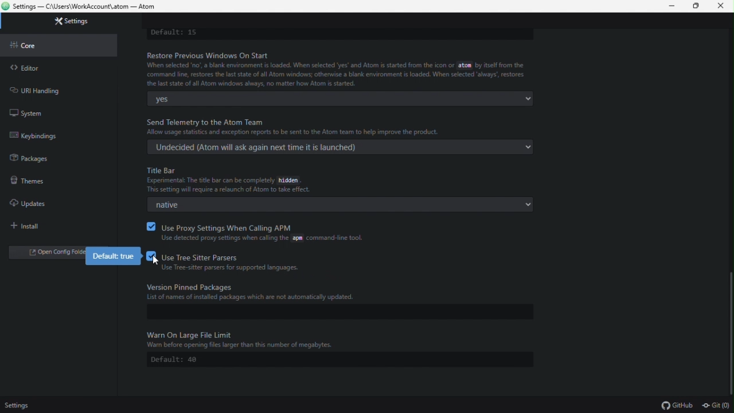  Describe the element at coordinates (26, 180) in the screenshot. I see `themes` at that location.